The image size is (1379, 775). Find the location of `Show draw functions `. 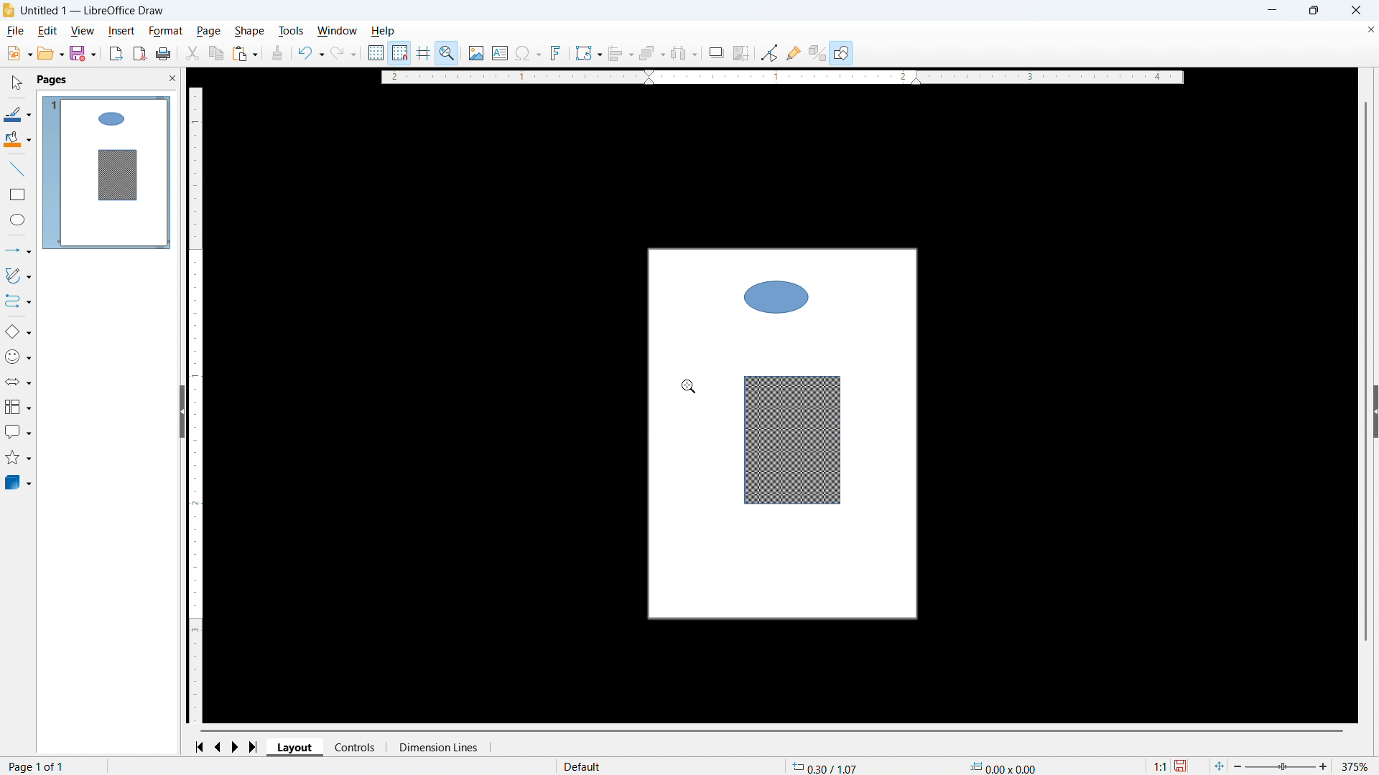

Show draw functions  is located at coordinates (841, 52).